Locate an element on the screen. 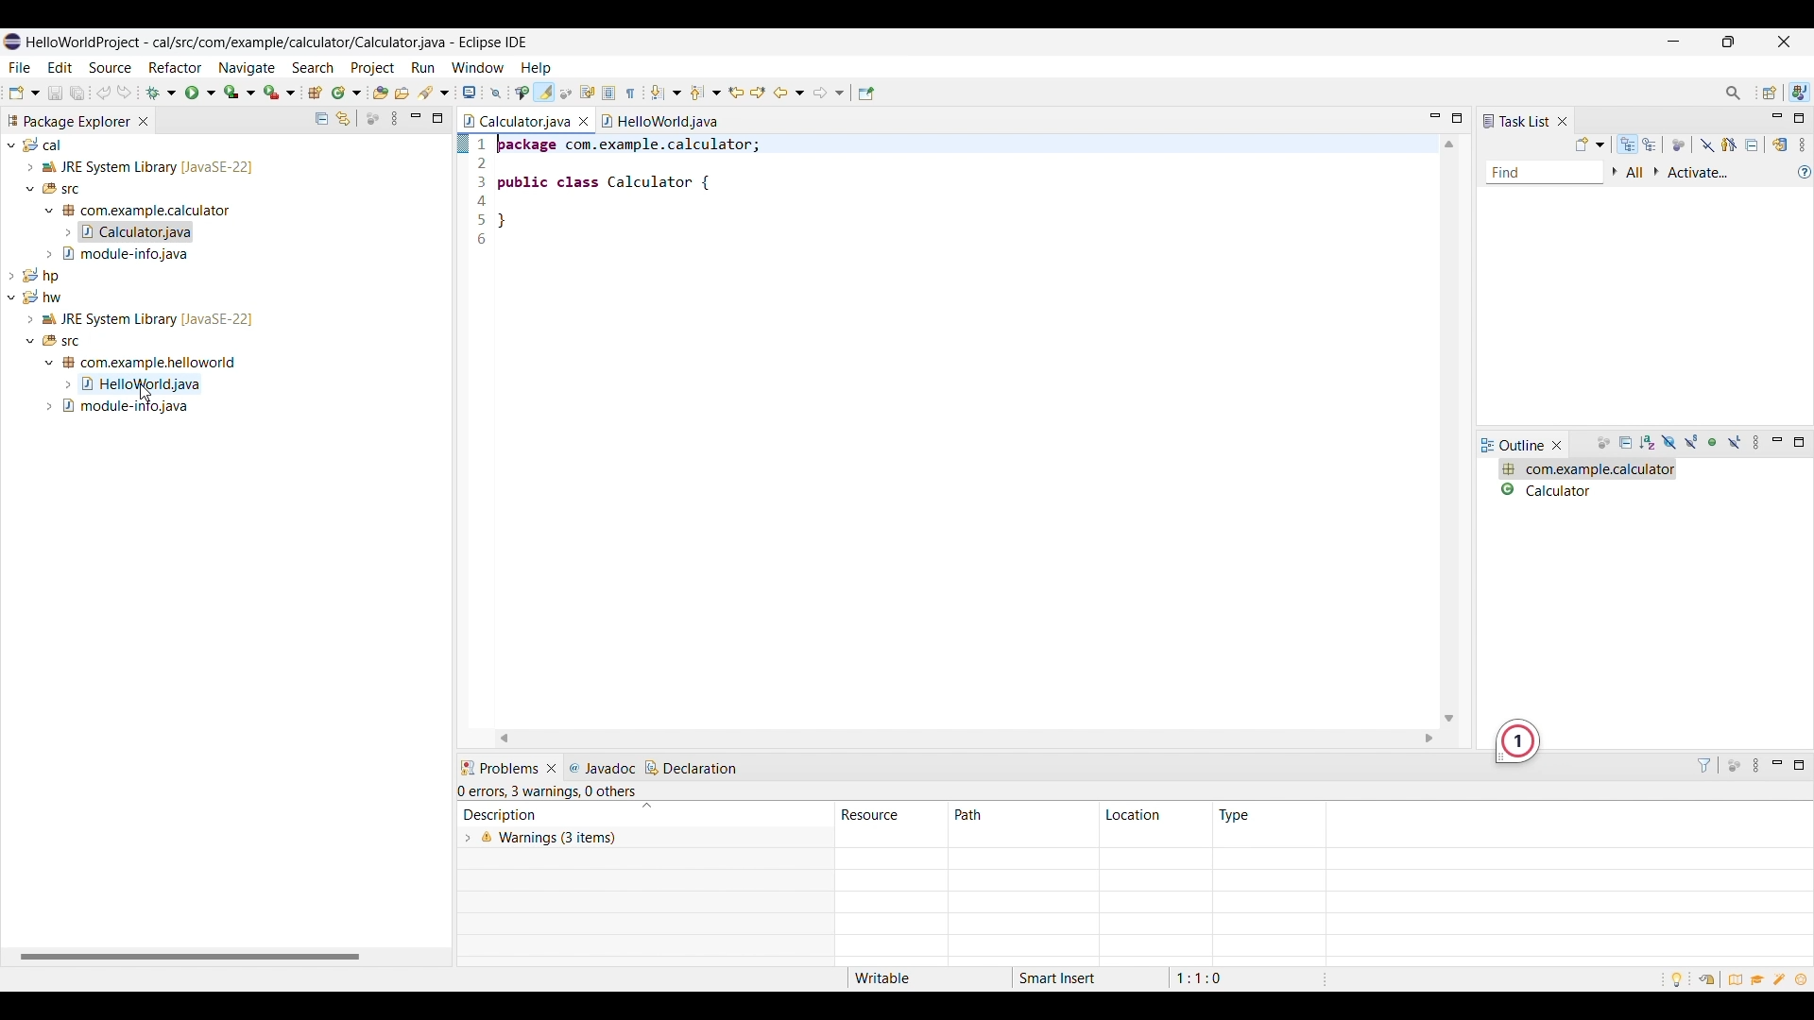 The height and width of the screenshot is (1020, 1814). Show whitespace characters is located at coordinates (631, 93).